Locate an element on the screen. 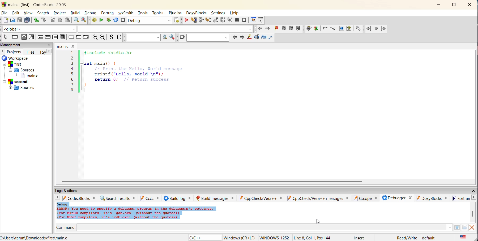 The height and width of the screenshot is (241, 478). Run doxywizard is located at coordinates (308, 28).